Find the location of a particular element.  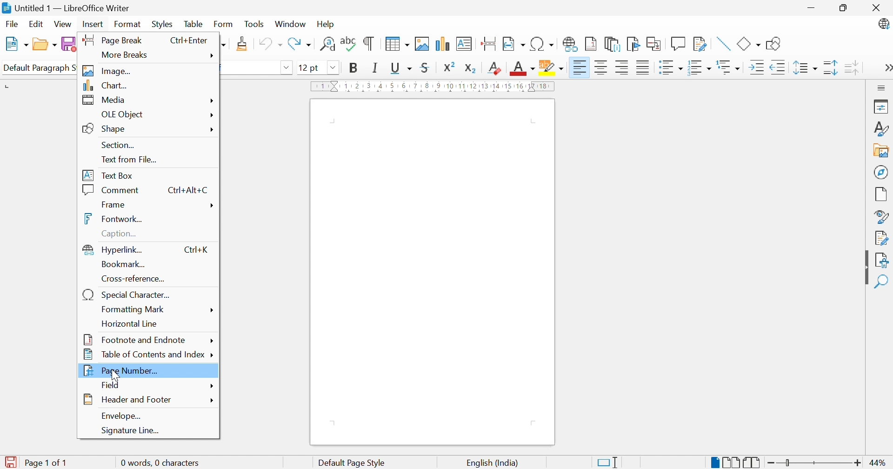

Restore down is located at coordinates (846, 8).